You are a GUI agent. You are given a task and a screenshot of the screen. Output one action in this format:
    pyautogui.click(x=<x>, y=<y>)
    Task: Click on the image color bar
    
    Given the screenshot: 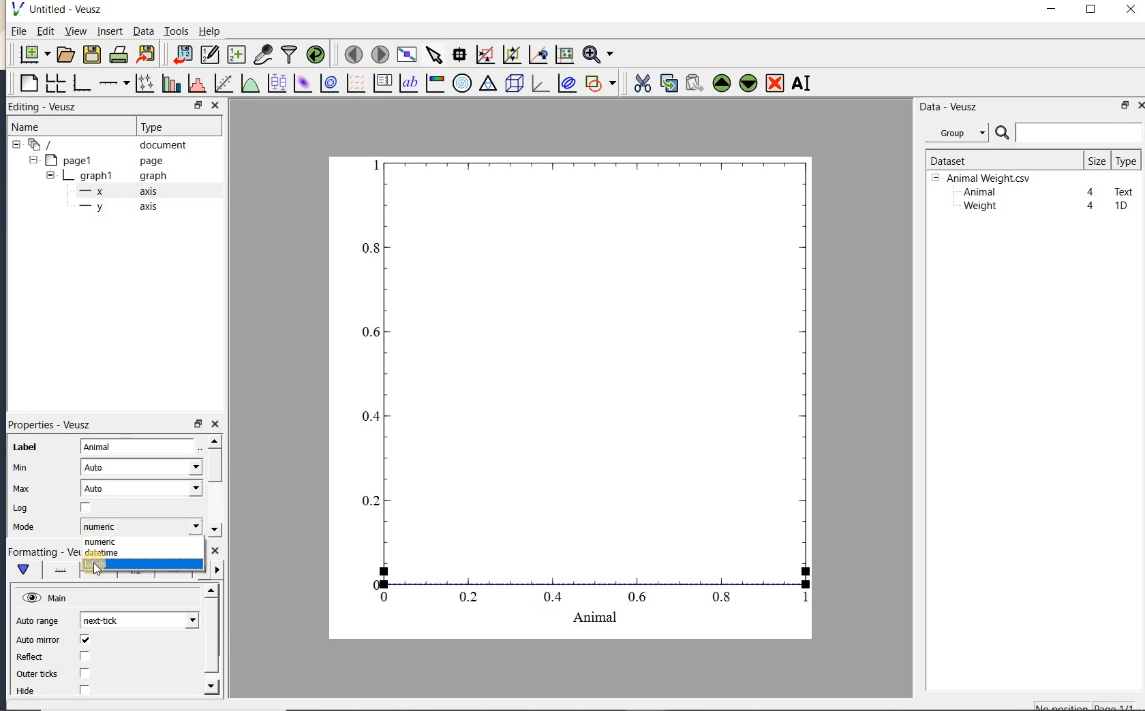 What is the action you would take?
    pyautogui.click(x=435, y=83)
    